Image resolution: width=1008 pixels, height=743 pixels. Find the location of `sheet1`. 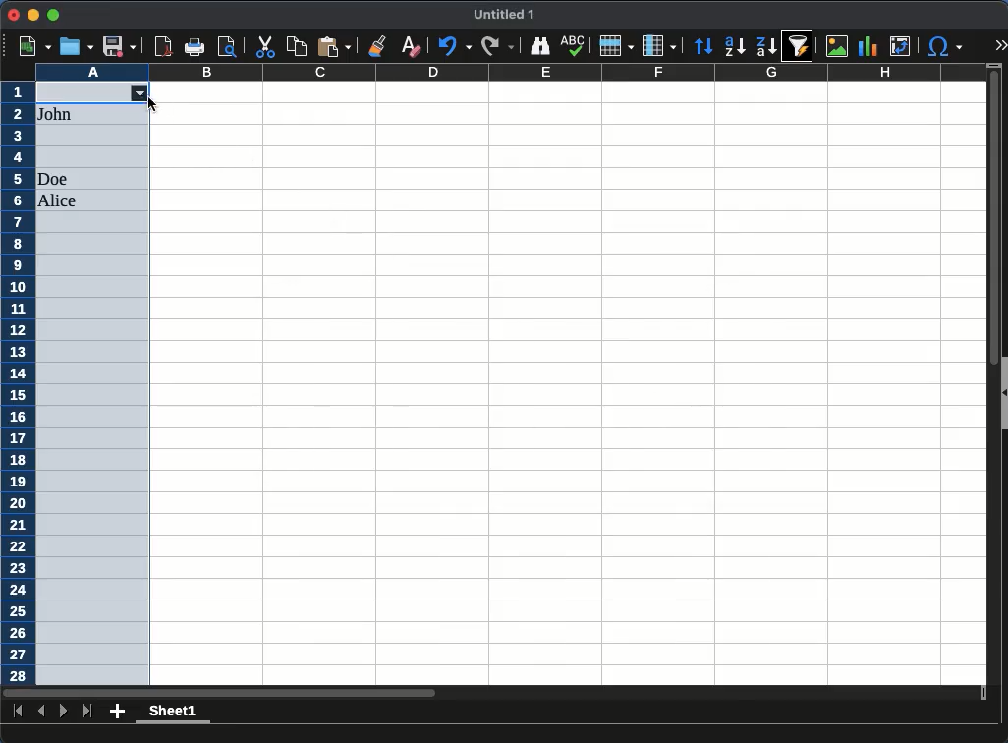

sheet1 is located at coordinates (171, 714).